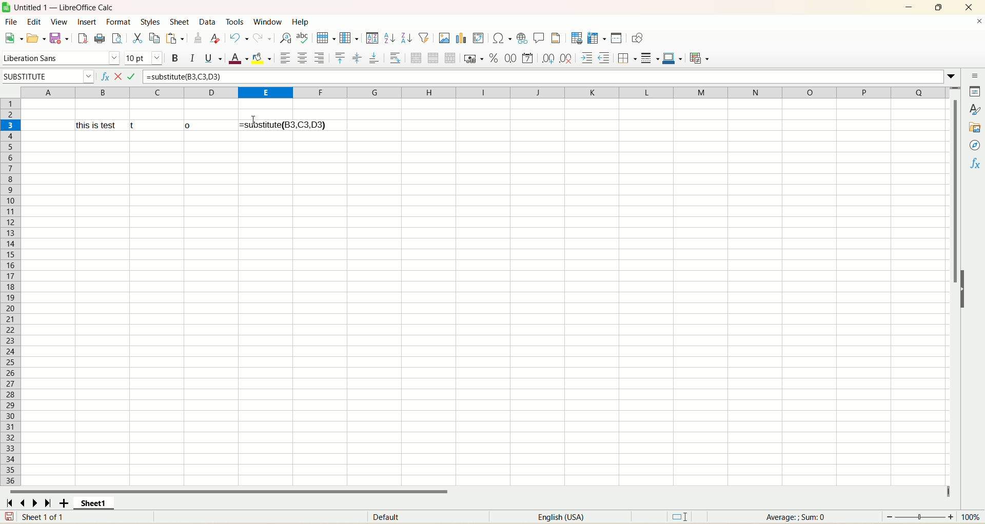 The width and height of the screenshot is (985, 524). What do you see at coordinates (568, 58) in the screenshot?
I see `remove decimal place` at bounding box center [568, 58].